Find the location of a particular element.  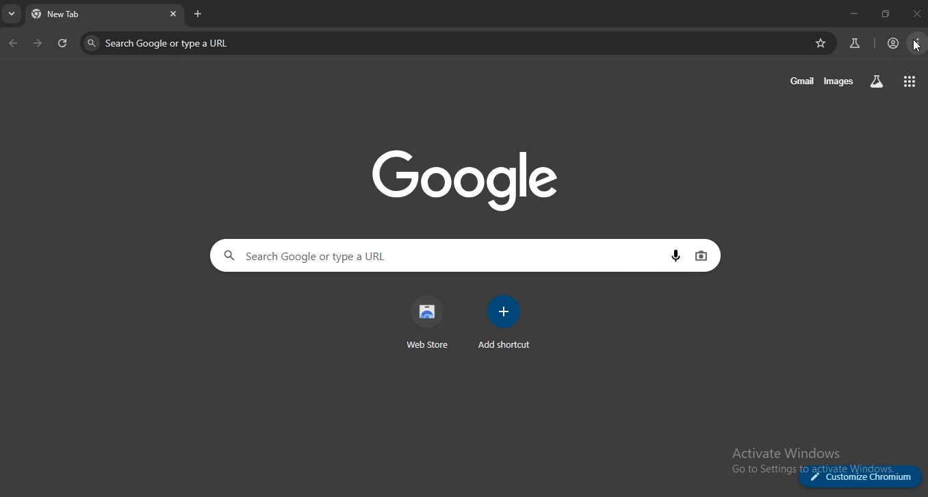

search google or type a url is located at coordinates (365, 256).